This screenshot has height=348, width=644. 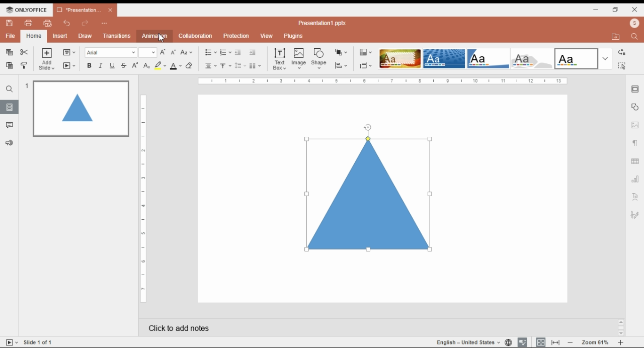 What do you see at coordinates (635, 23) in the screenshot?
I see `profile` at bounding box center [635, 23].